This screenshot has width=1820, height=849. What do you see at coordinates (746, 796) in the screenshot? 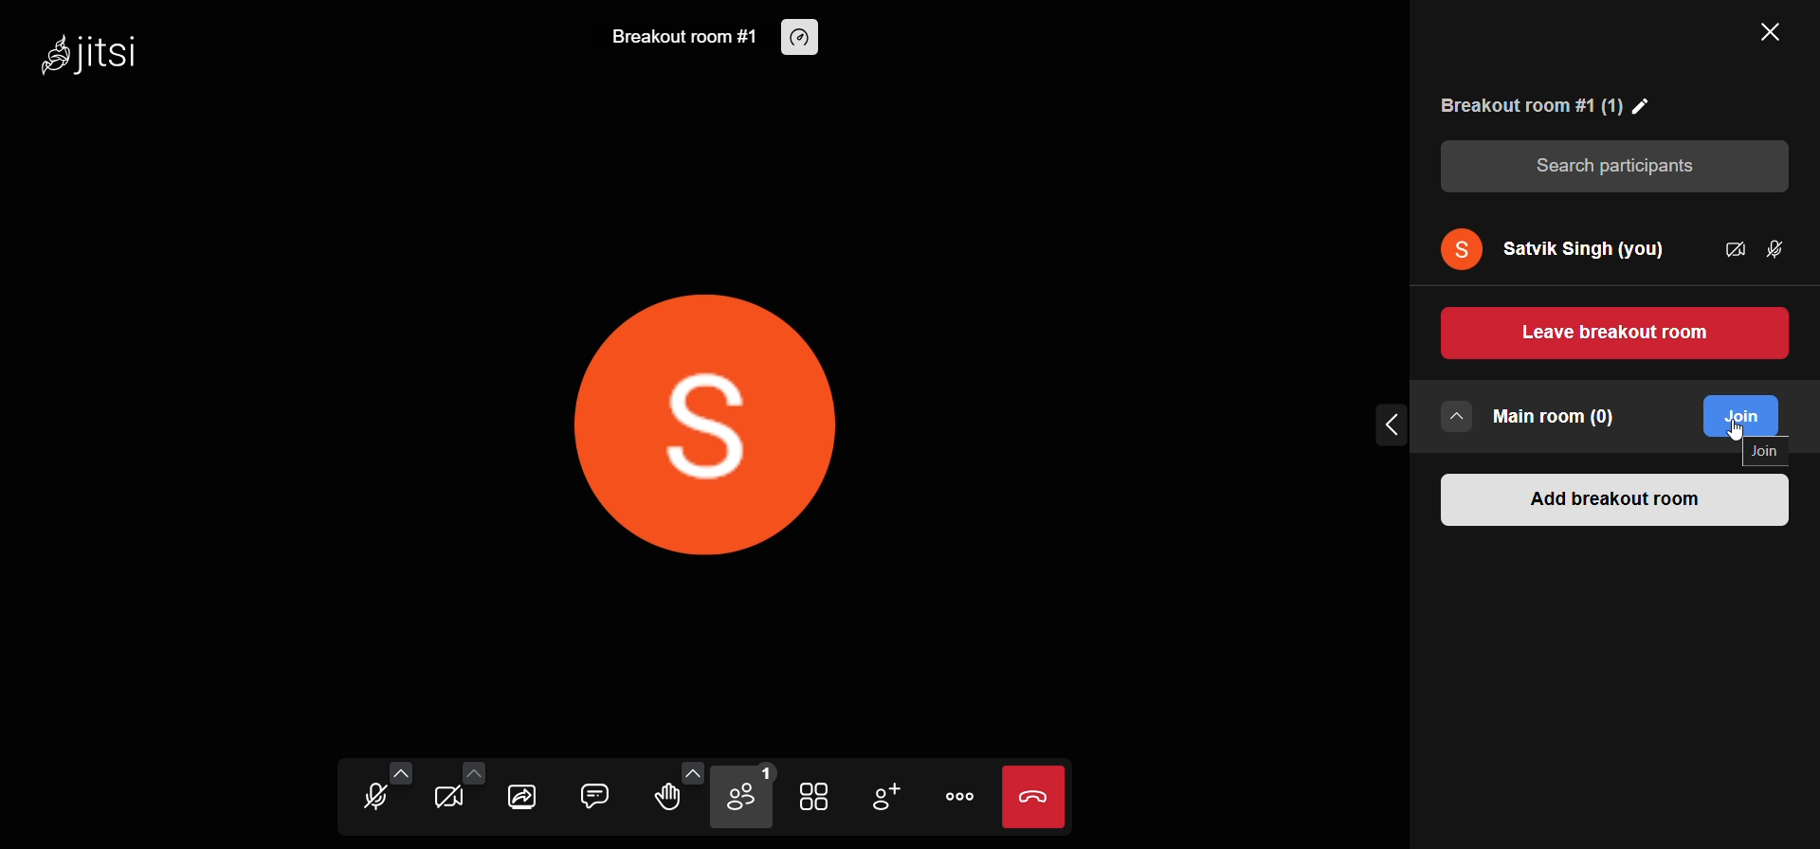
I see `participants` at bounding box center [746, 796].